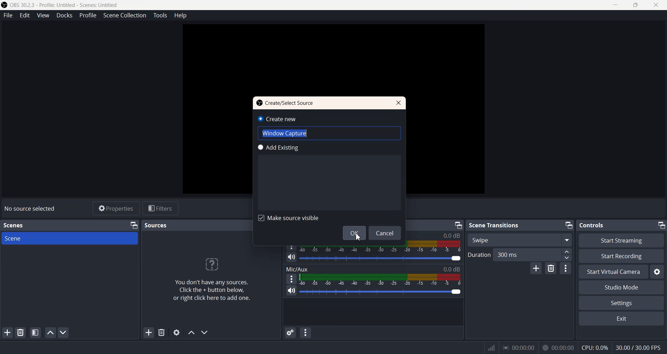 This screenshot has height=354, width=667. Describe the element at coordinates (621, 288) in the screenshot. I see `Studio Mode` at that location.